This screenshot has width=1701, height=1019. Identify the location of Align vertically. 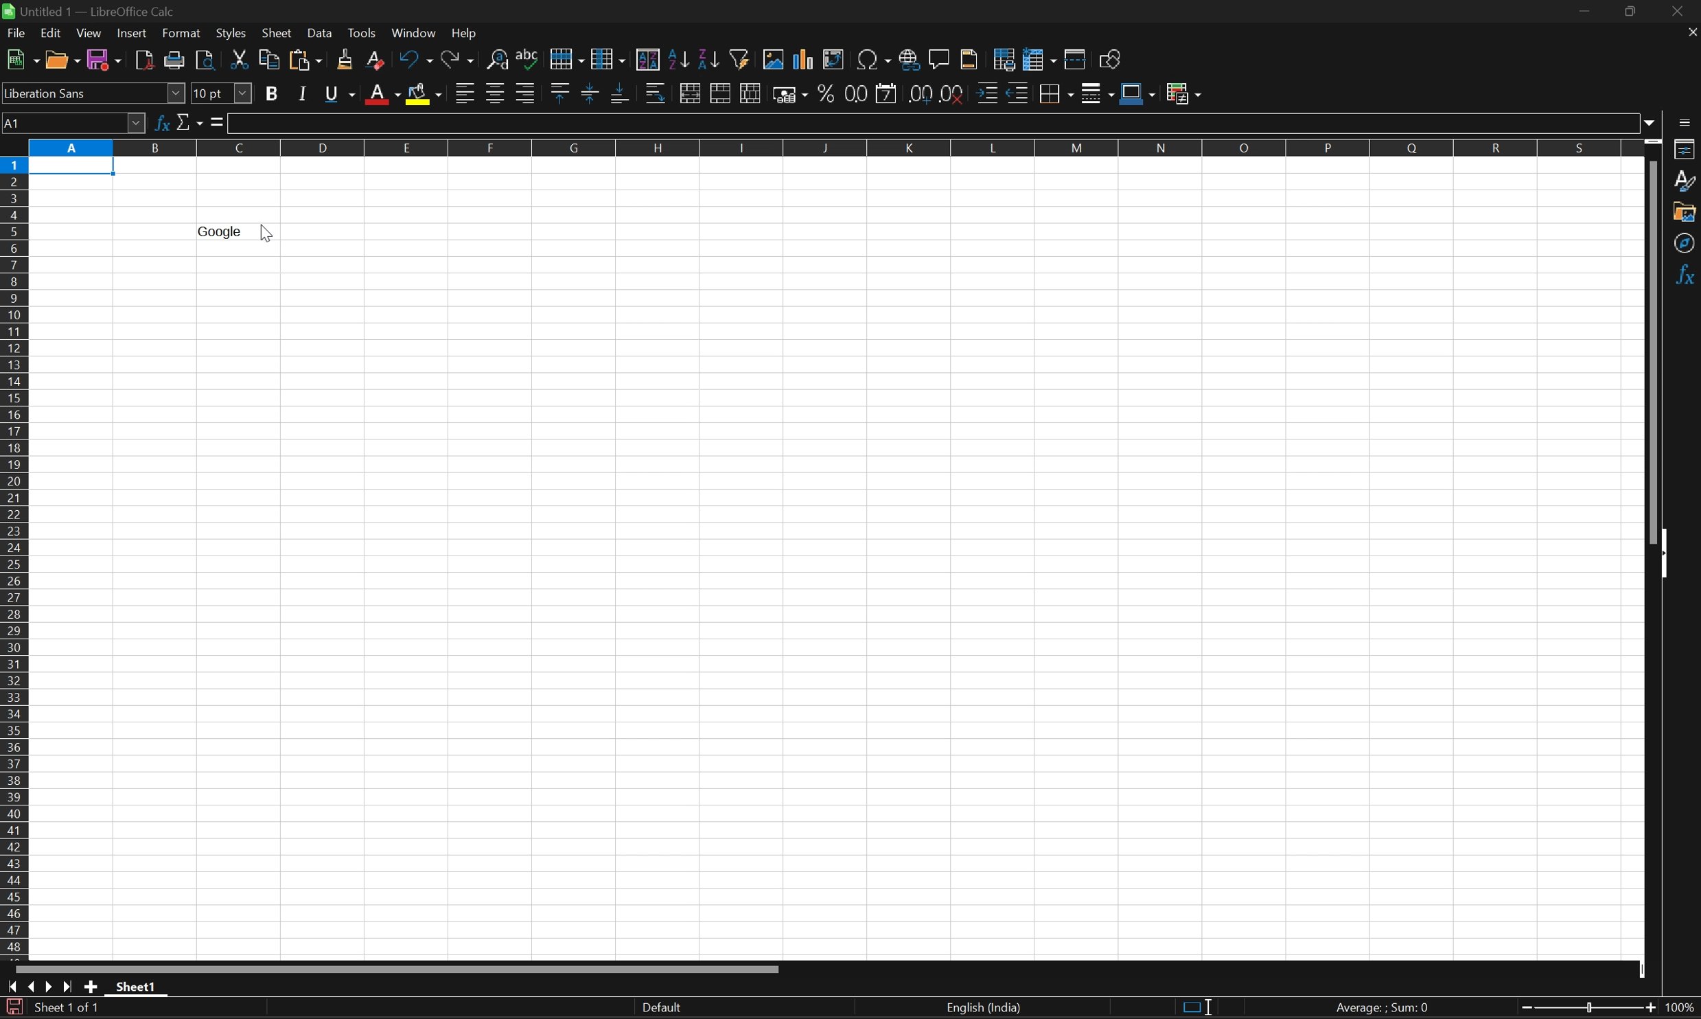
(590, 93).